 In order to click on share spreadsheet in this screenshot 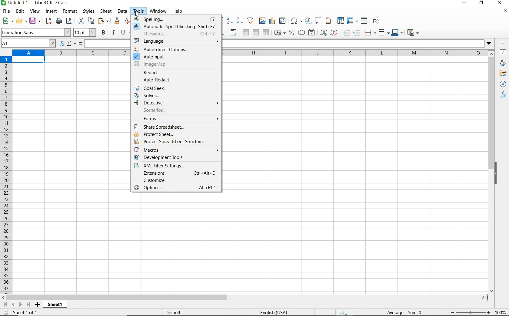, I will do `click(177, 127)`.